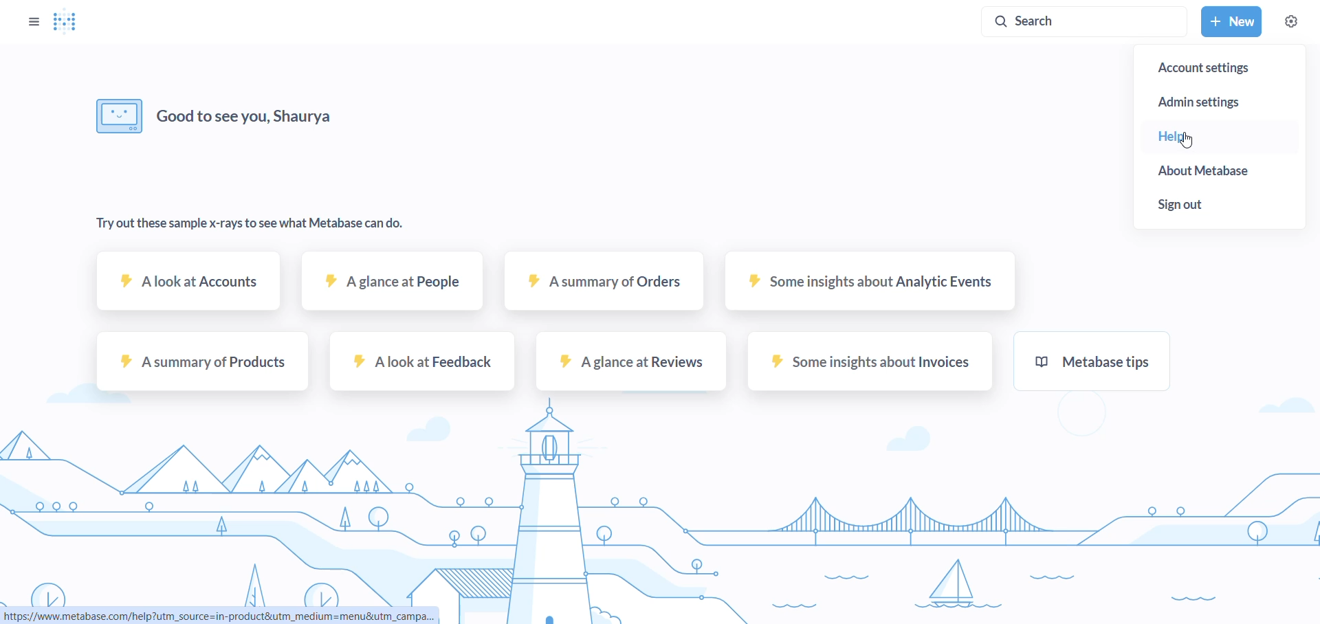 The height and width of the screenshot is (624, 1320). Describe the element at coordinates (418, 367) in the screenshot. I see `A look at feedback` at that location.